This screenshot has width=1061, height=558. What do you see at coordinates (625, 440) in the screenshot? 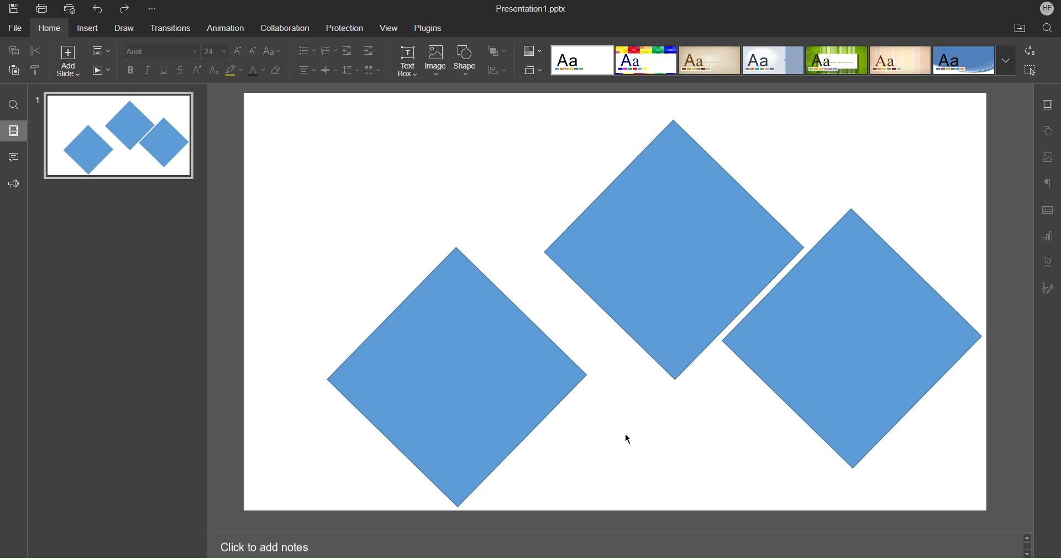
I see `Cursor` at bounding box center [625, 440].